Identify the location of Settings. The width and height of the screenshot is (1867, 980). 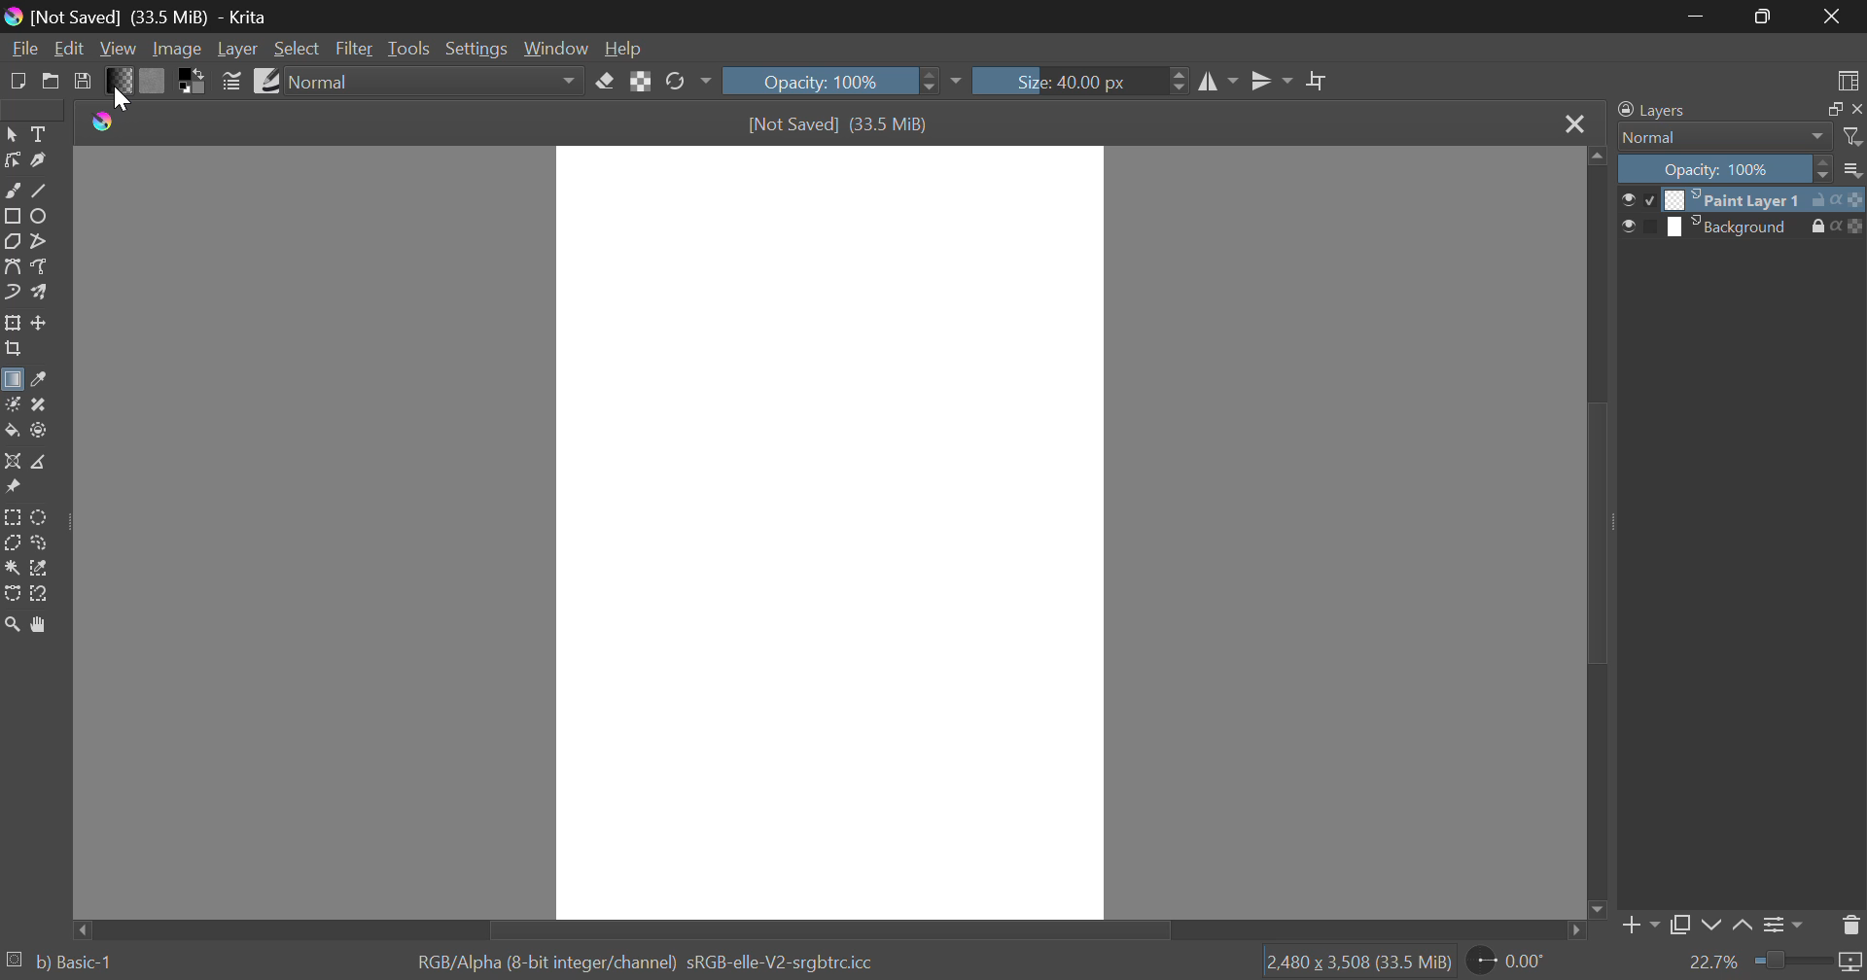
(475, 49).